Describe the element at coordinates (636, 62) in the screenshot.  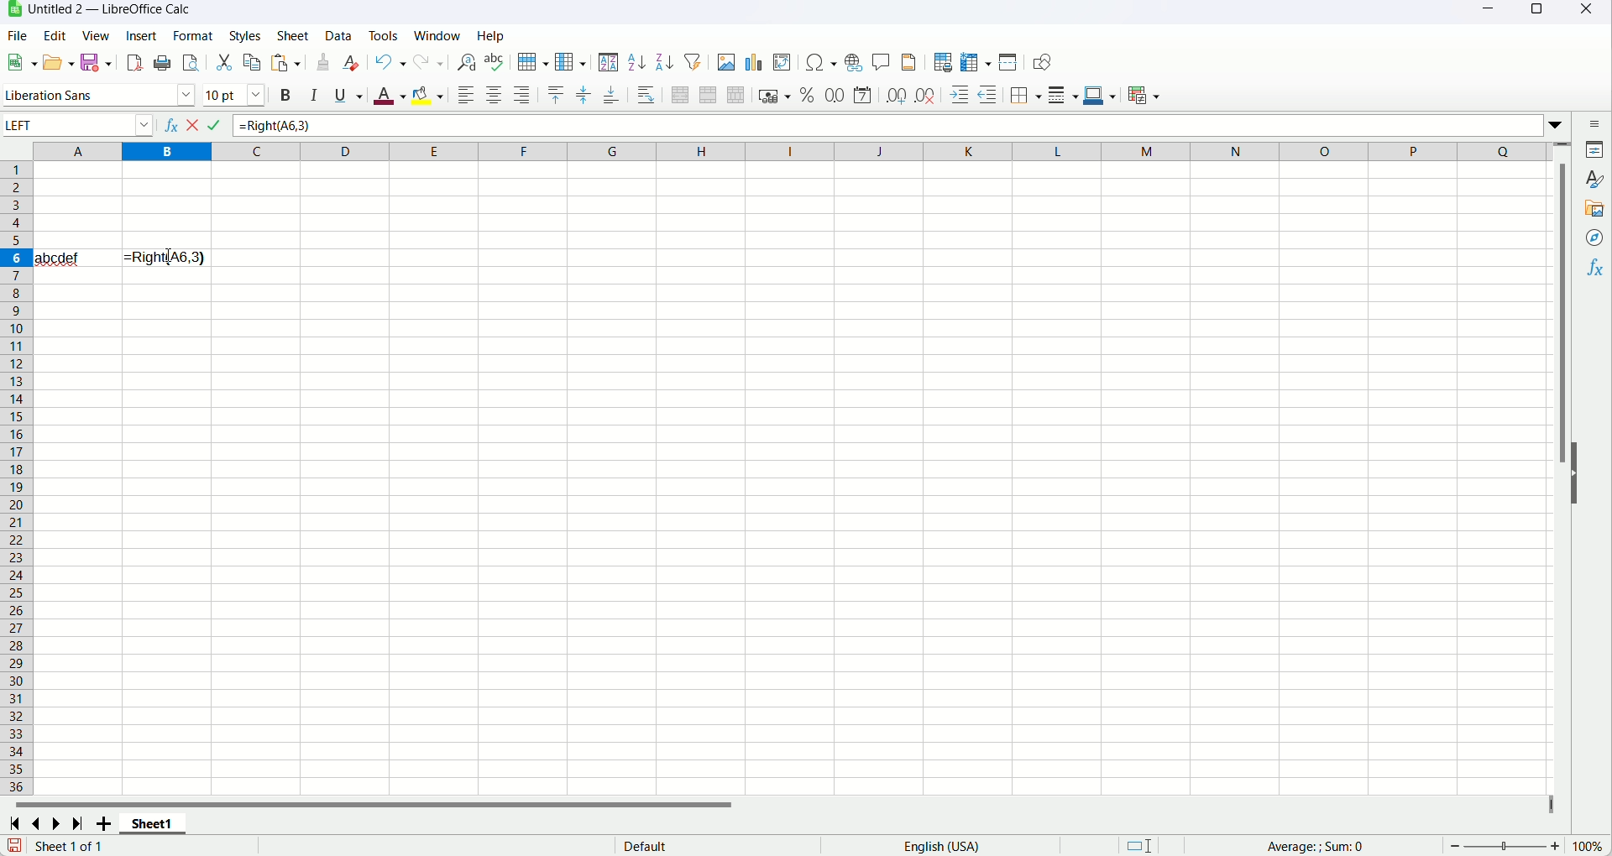
I see `sort ascending` at that location.